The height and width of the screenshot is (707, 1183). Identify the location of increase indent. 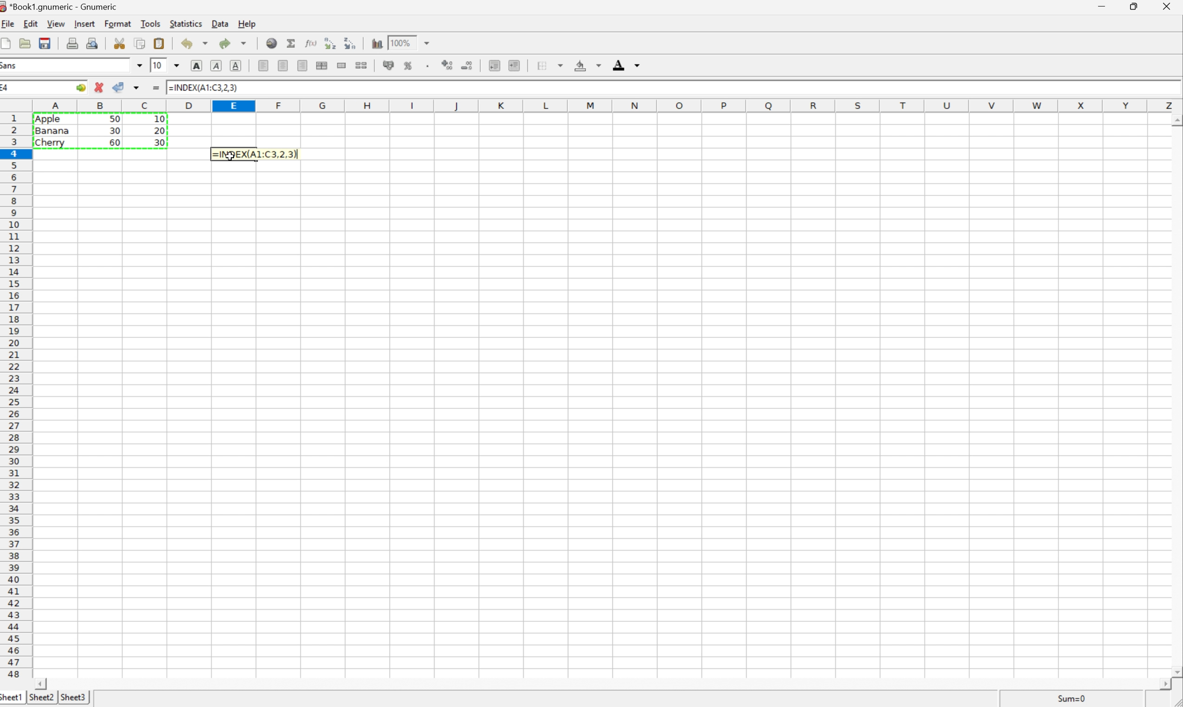
(514, 65).